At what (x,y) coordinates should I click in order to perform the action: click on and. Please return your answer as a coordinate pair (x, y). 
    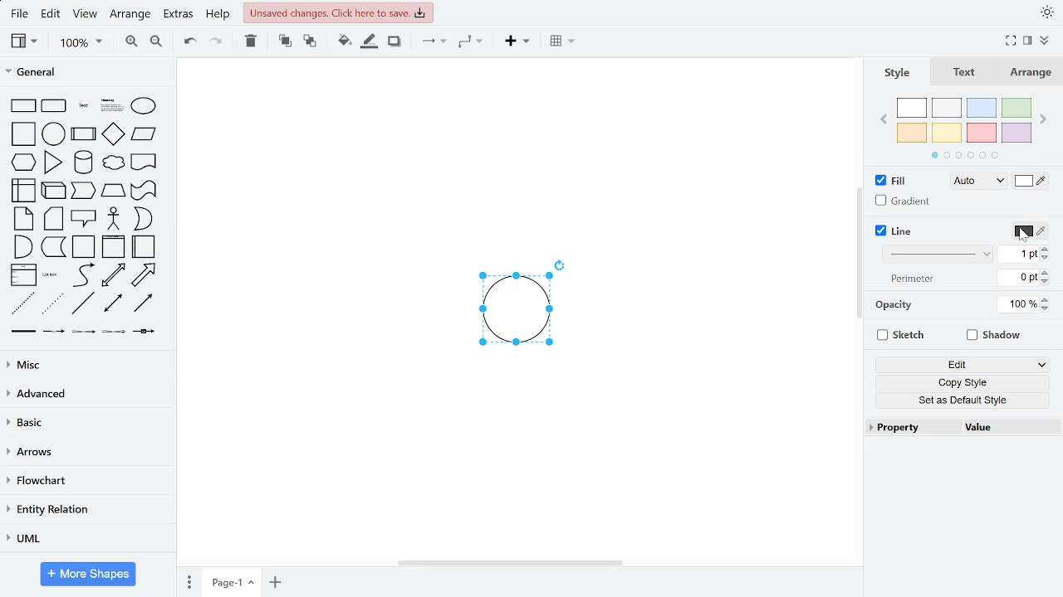
    Looking at the image, I should click on (22, 246).